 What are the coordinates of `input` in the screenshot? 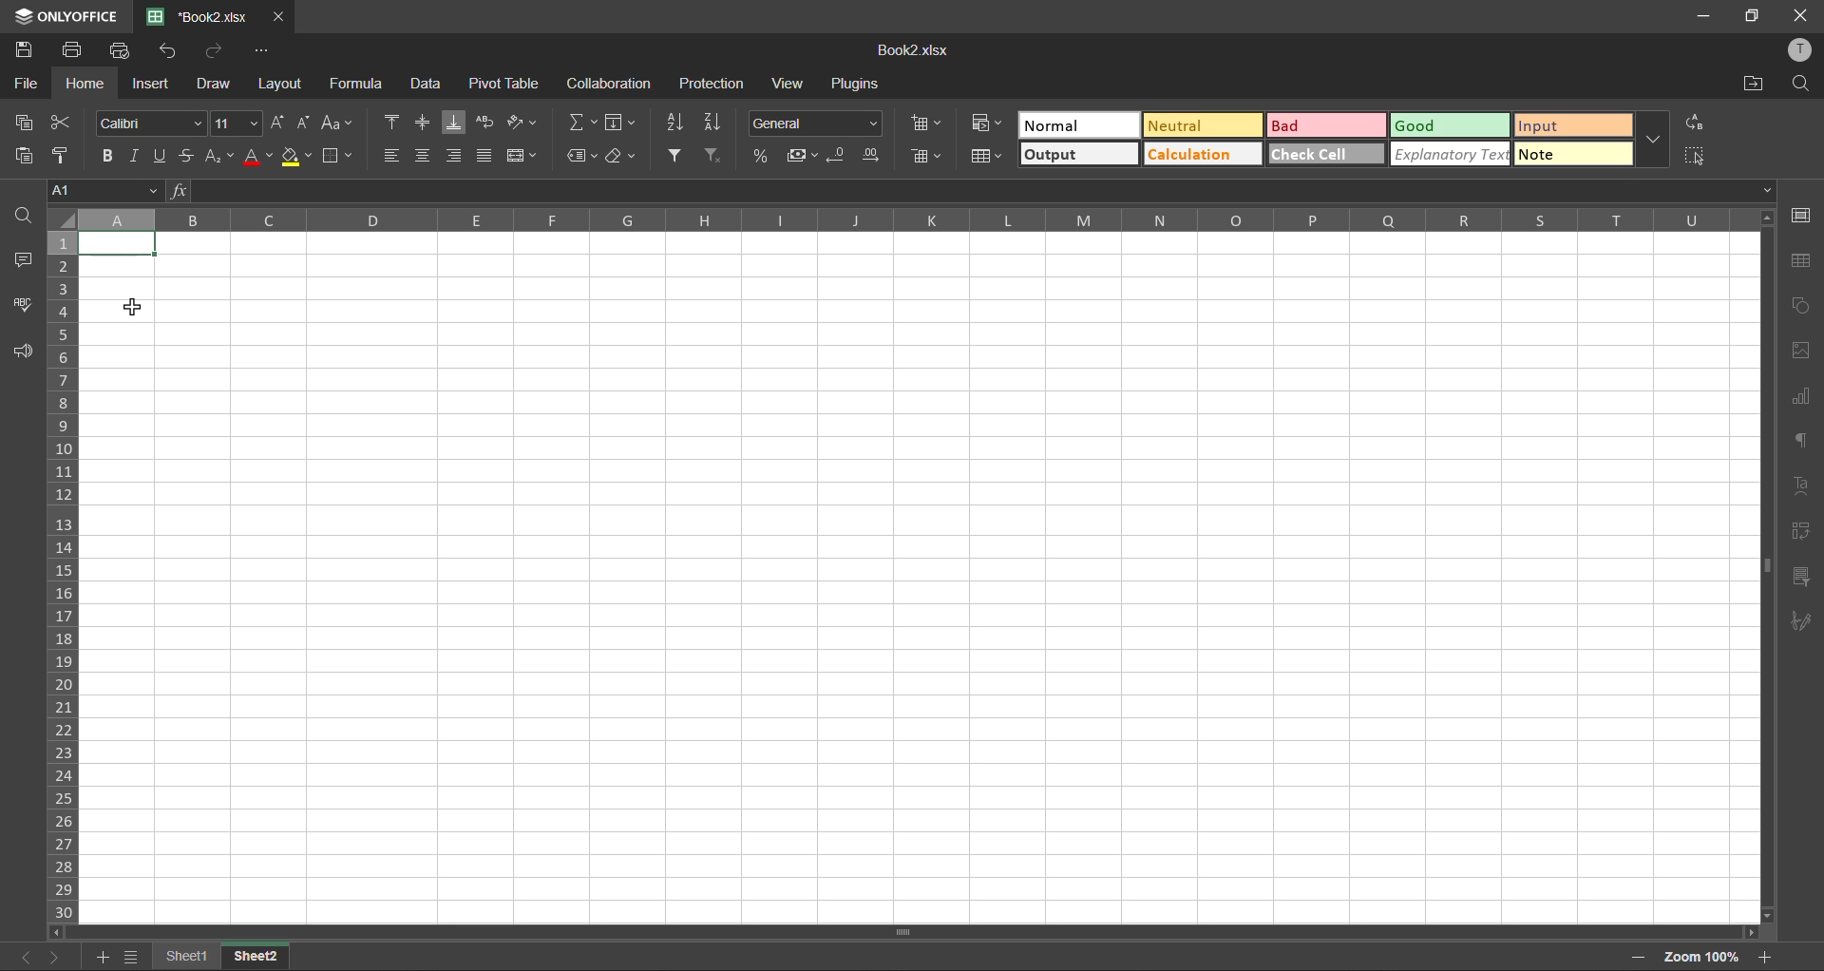 It's located at (1569, 126).